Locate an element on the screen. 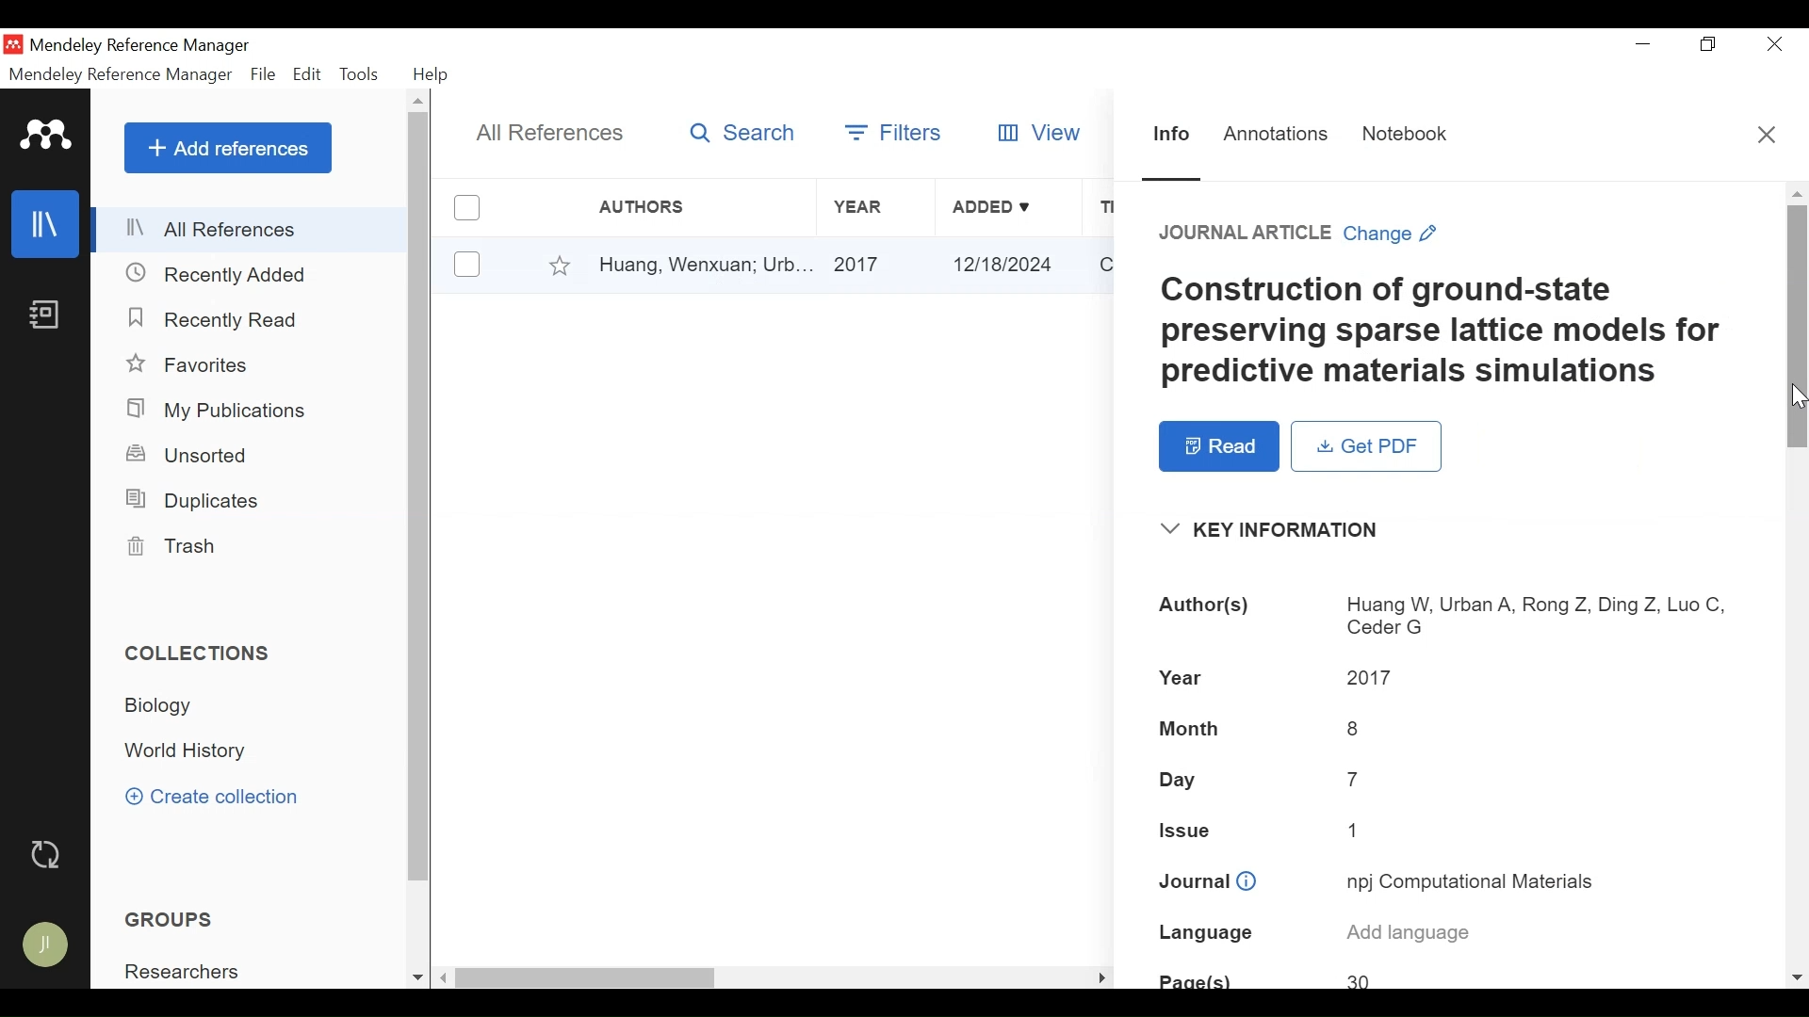  Vertical Scroll bar is located at coordinates (587, 978).